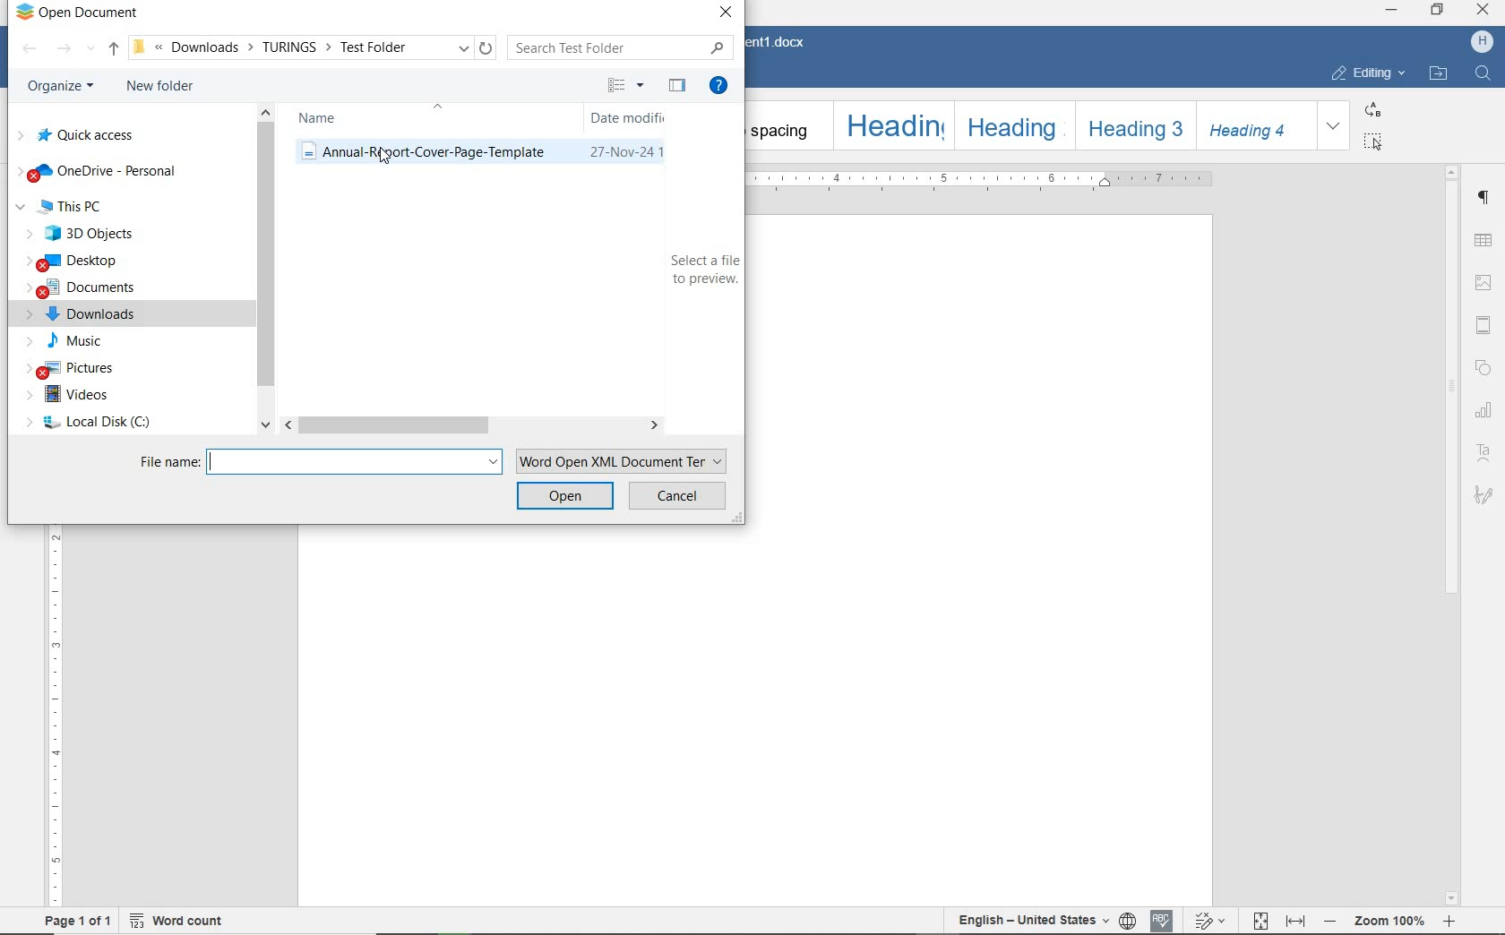  What do you see at coordinates (786, 124) in the screenshot?
I see `no spacing` at bounding box center [786, 124].